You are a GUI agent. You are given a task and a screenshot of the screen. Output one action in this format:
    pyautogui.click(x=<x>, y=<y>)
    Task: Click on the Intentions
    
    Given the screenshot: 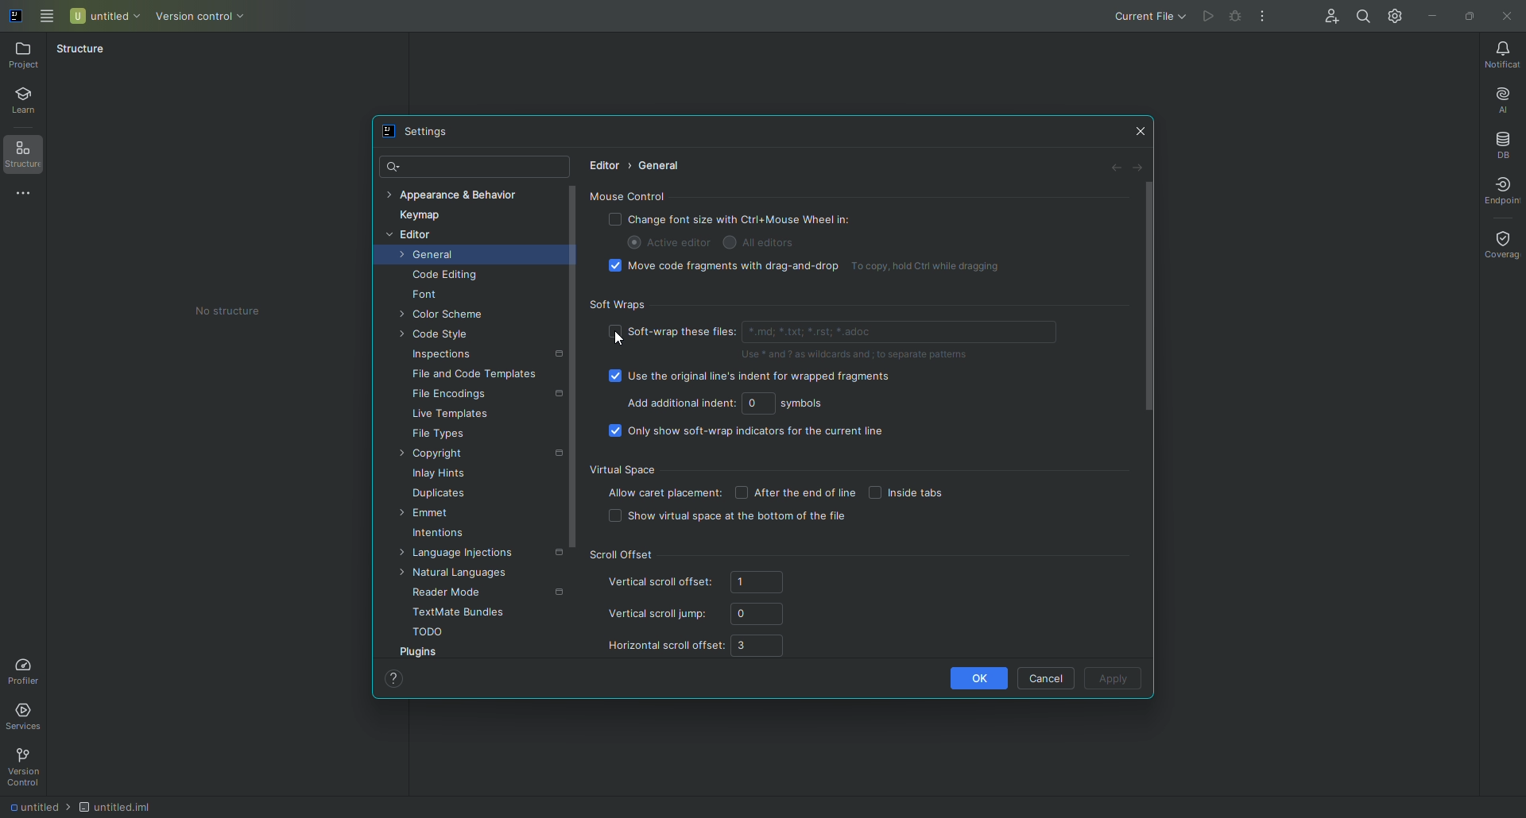 What is the action you would take?
    pyautogui.click(x=438, y=534)
    